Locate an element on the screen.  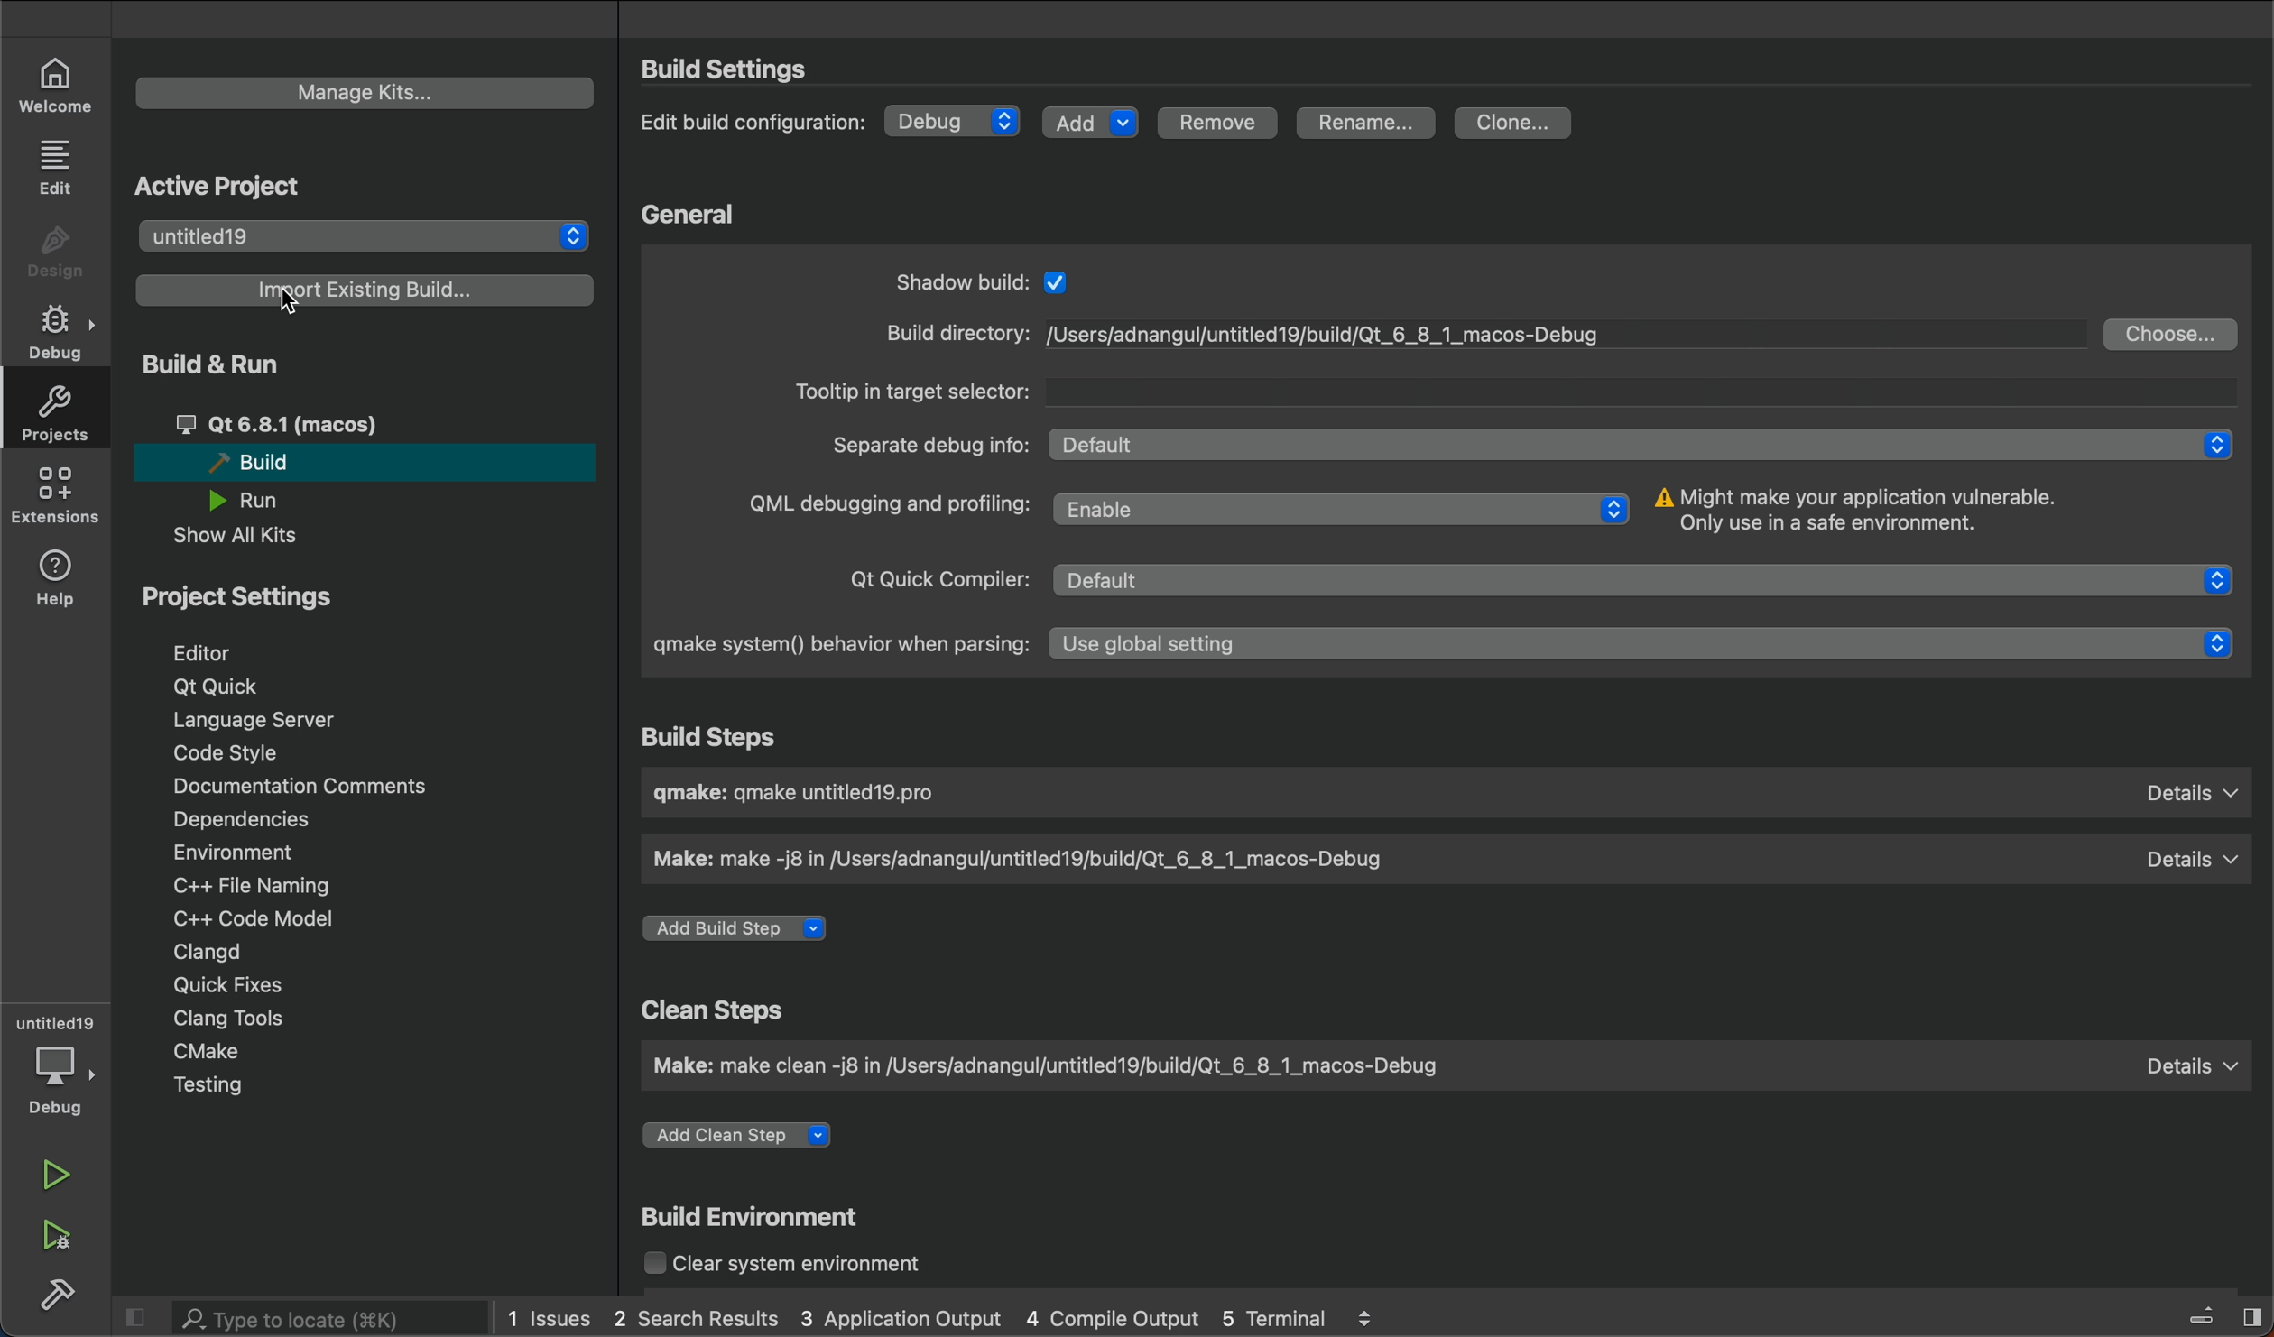
search is located at coordinates (310, 1318).